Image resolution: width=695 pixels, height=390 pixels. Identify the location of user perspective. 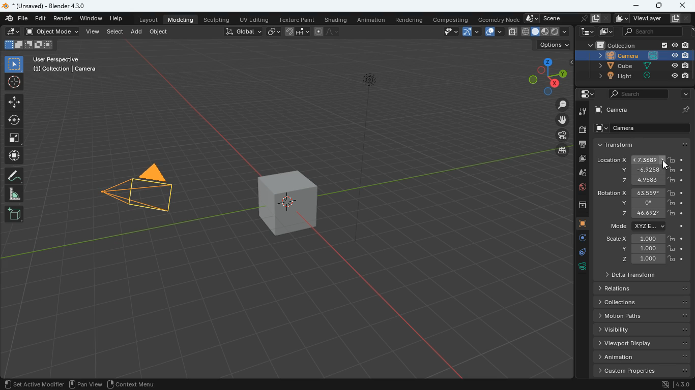
(64, 66).